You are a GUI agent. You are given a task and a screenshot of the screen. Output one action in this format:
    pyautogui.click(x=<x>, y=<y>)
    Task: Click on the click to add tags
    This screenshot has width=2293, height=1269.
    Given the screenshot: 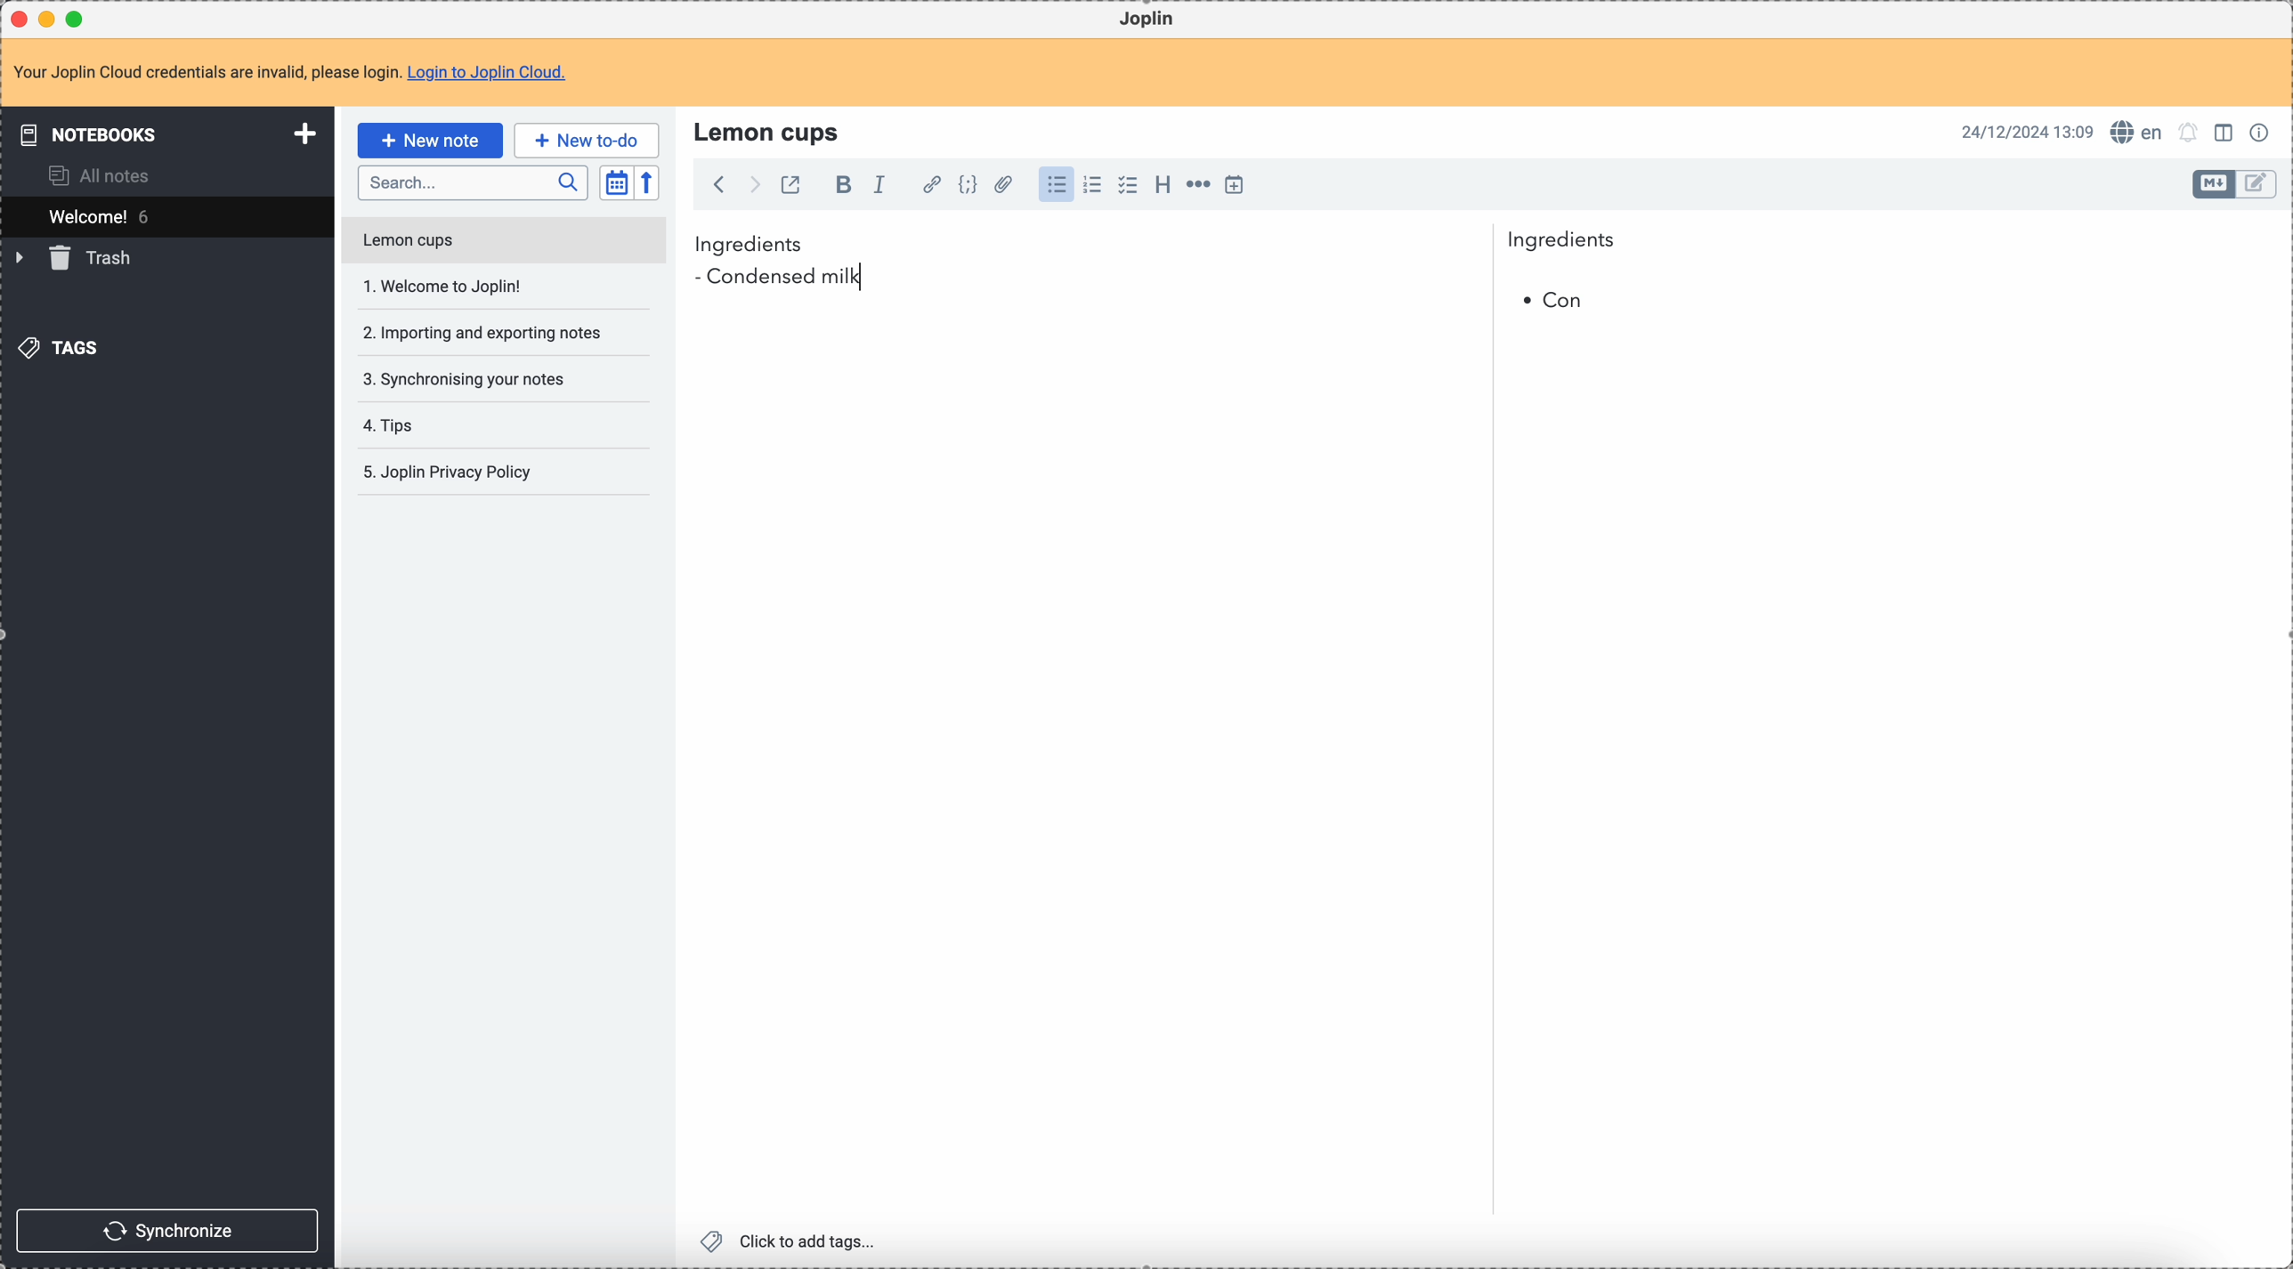 What is the action you would take?
    pyautogui.click(x=793, y=1240)
    